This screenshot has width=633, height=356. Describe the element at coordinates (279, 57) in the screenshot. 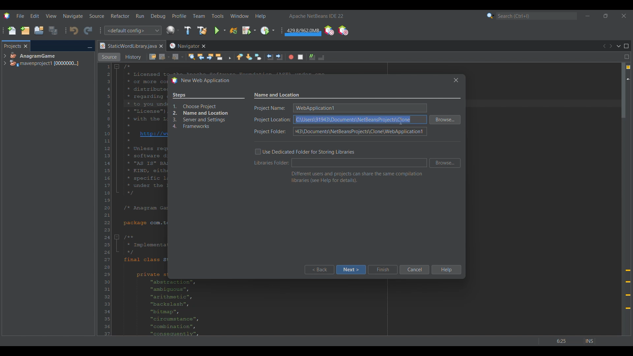

I see `Shift line right` at that location.